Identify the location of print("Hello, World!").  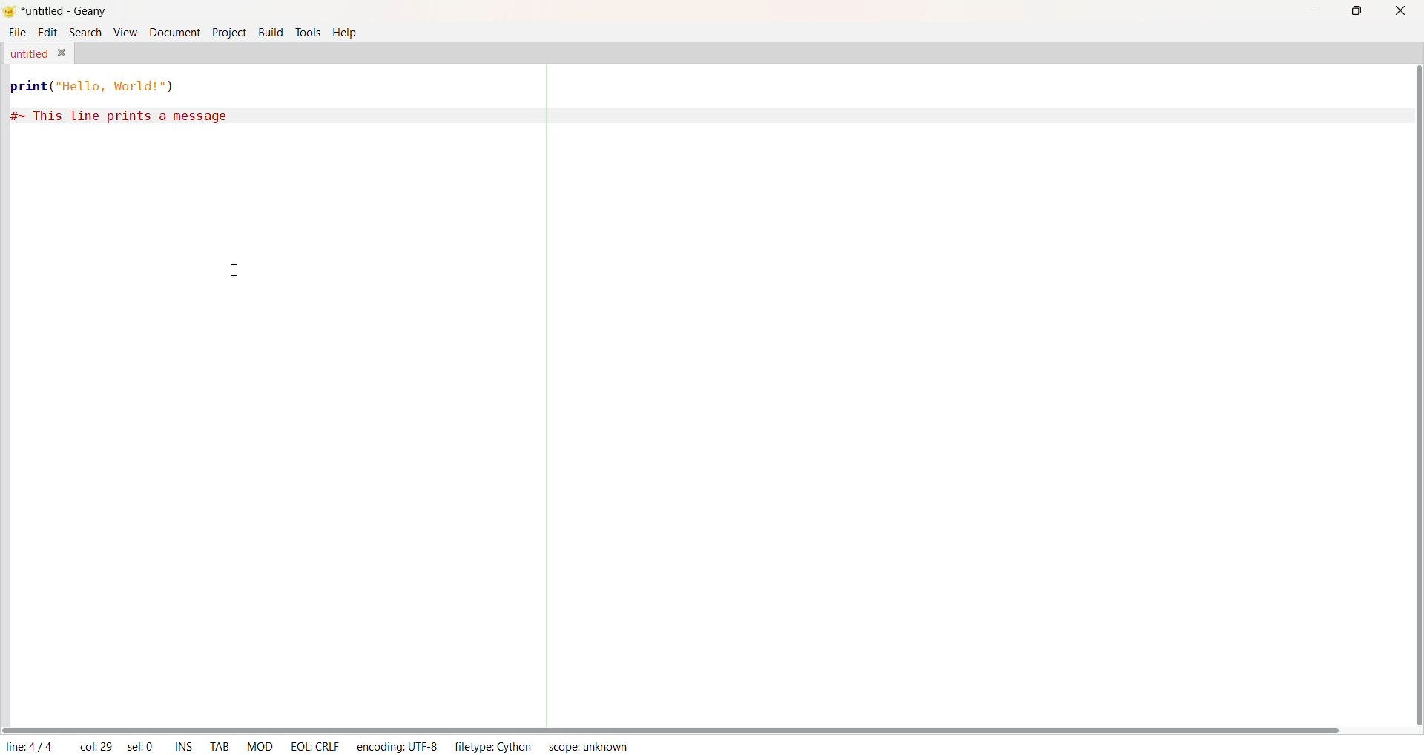
(97, 88).